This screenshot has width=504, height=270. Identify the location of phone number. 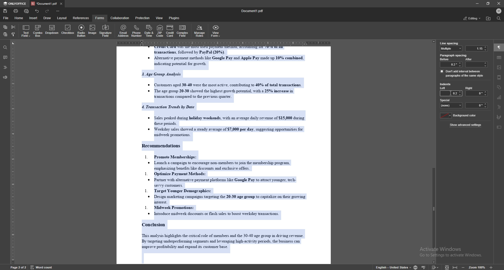
(137, 31).